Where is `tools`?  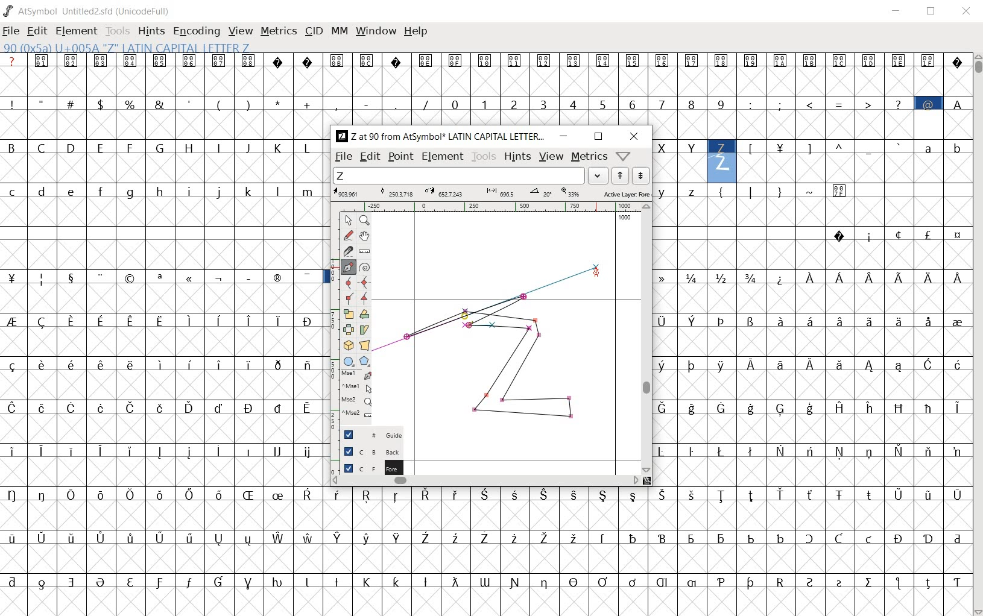 tools is located at coordinates (484, 157).